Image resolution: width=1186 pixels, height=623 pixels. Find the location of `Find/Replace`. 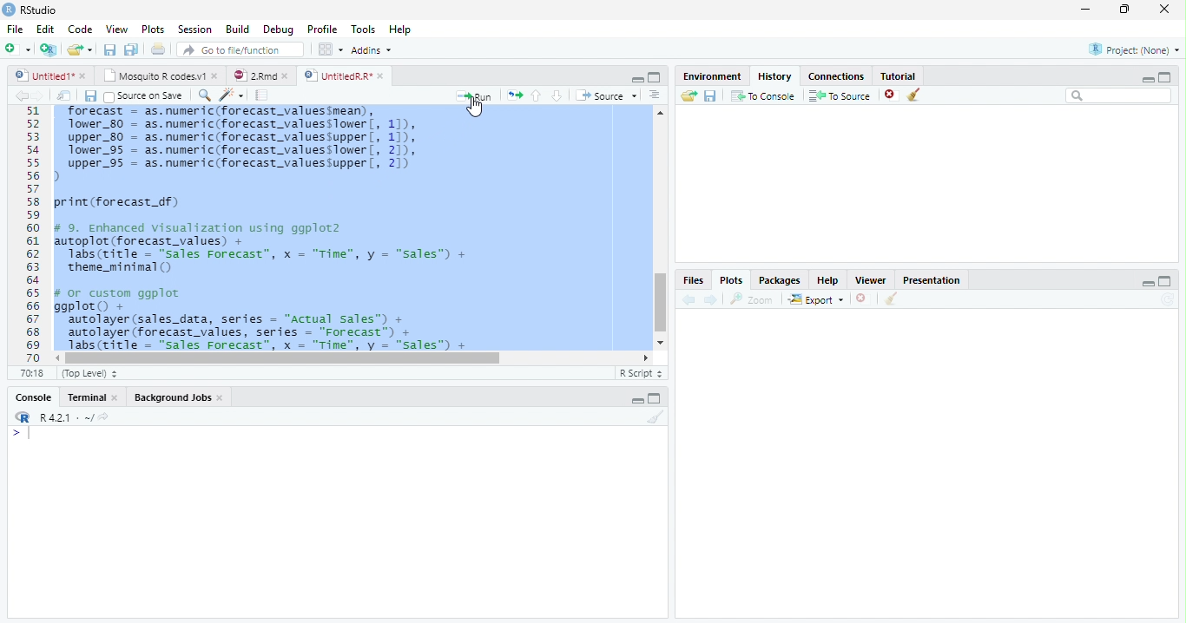

Find/Replace is located at coordinates (202, 95).